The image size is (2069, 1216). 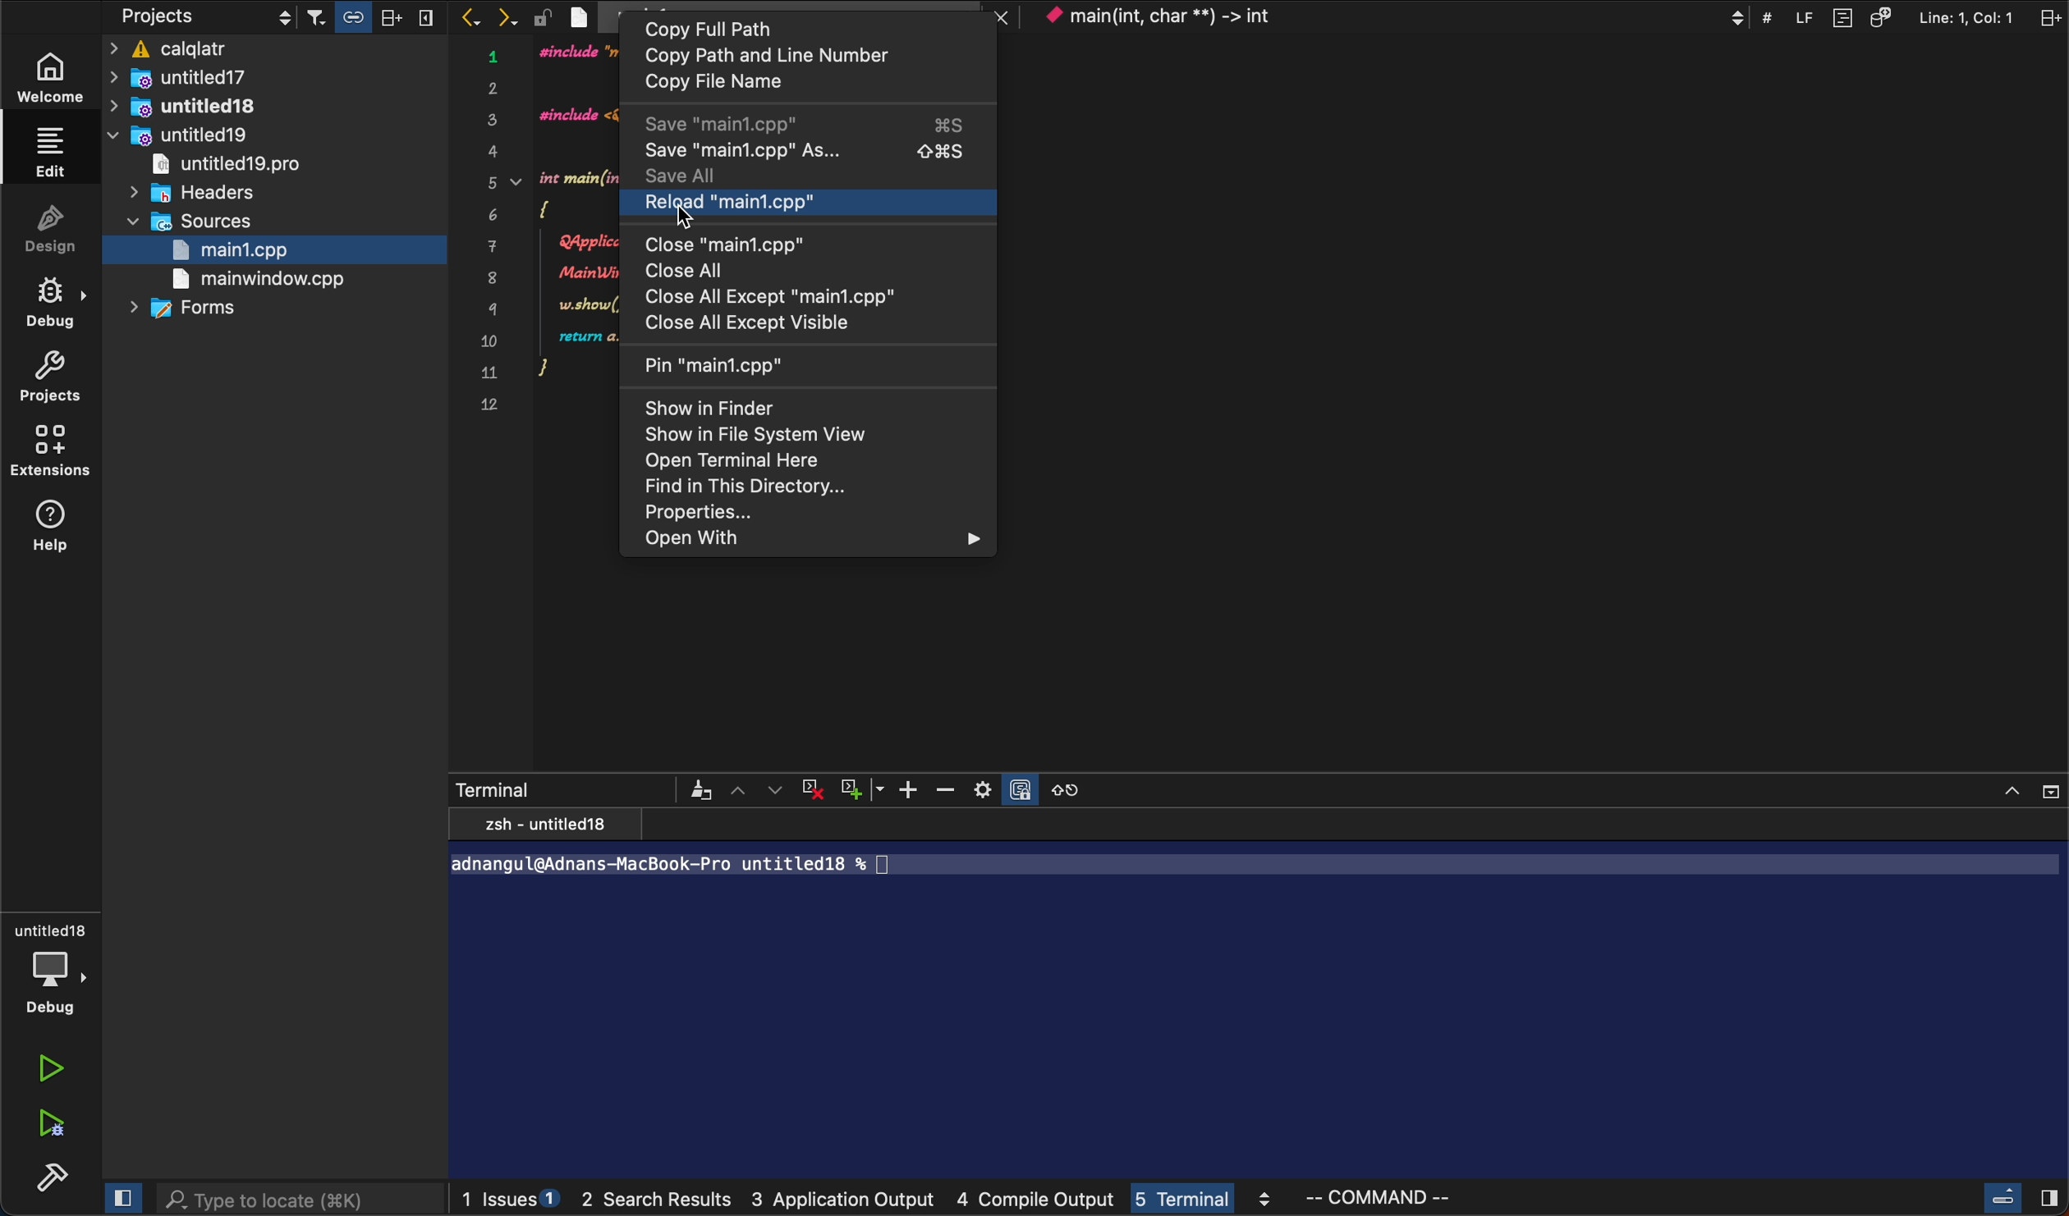 What do you see at coordinates (201, 17) in the screenshot?
I see `projects` at bounding box center [201, 17].